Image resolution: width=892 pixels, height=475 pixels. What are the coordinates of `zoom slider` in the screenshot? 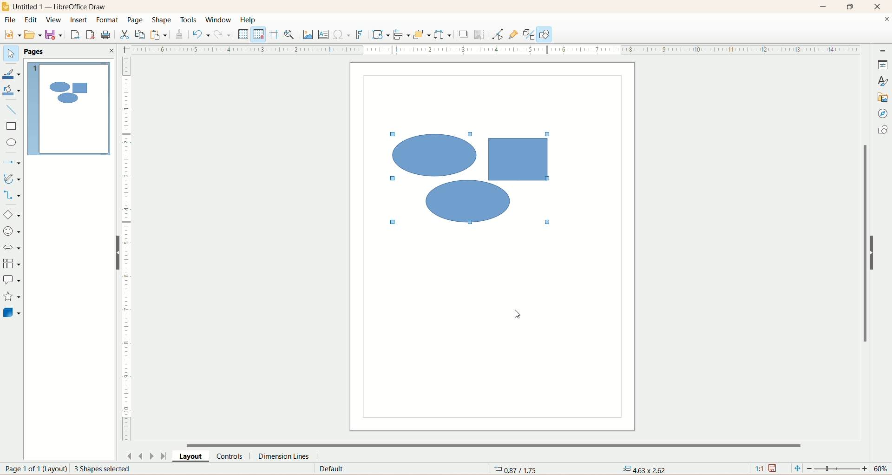 It's located at (840, 469).